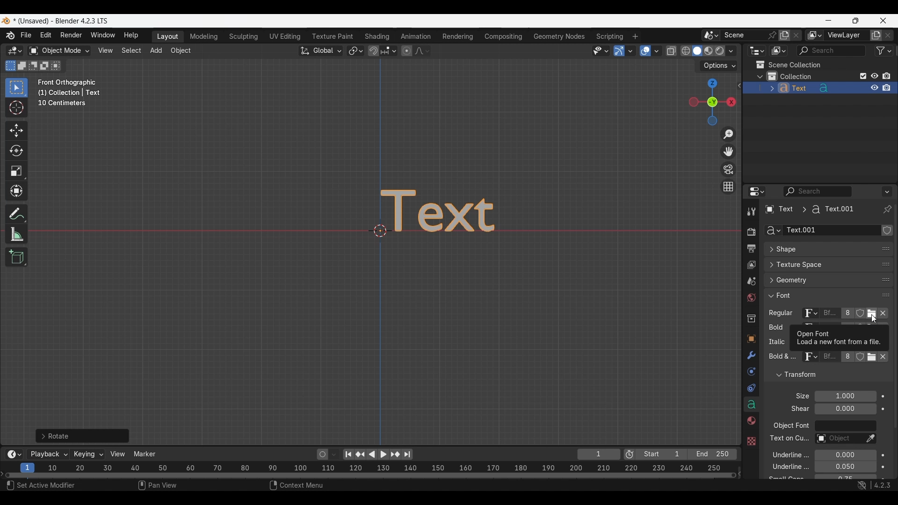  I want to click on italic, so click(775, 342).